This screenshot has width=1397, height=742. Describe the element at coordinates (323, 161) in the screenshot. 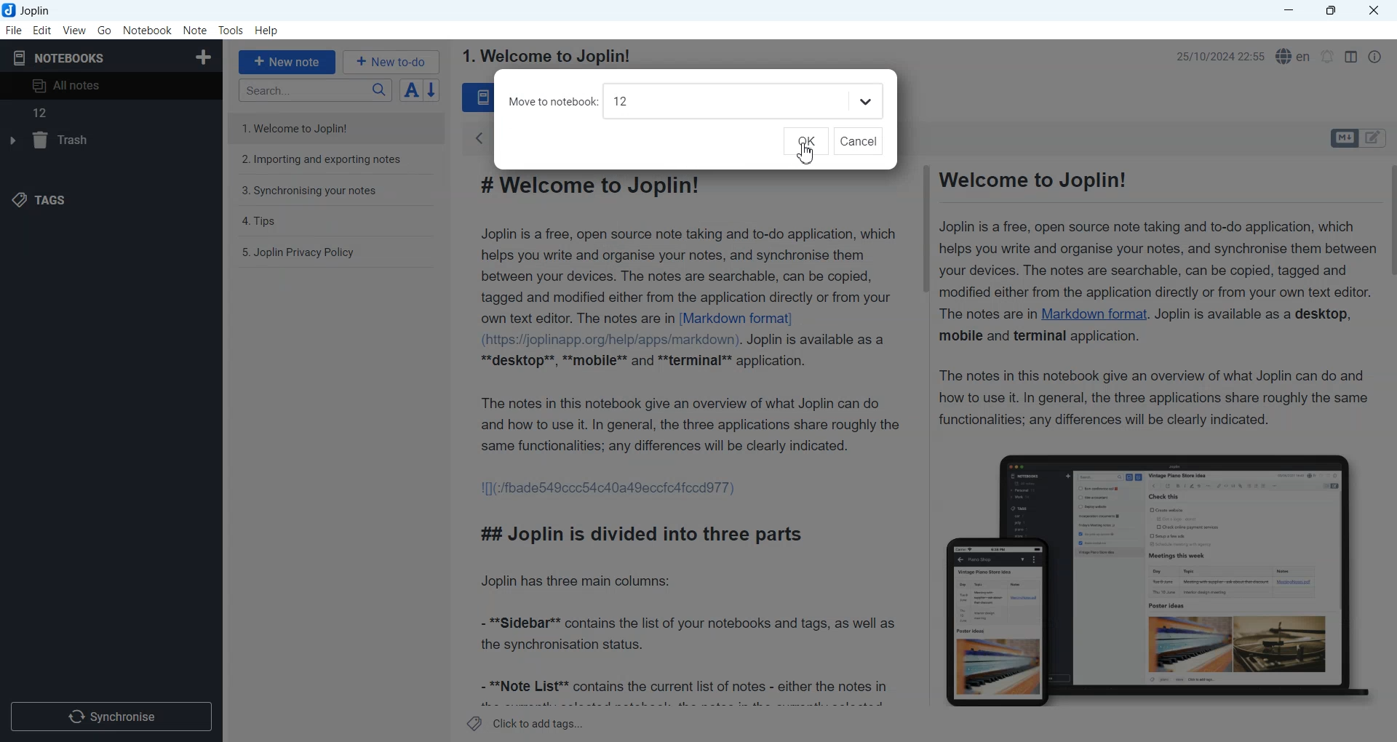

I see `2. Importing and exporting notes` at that location.